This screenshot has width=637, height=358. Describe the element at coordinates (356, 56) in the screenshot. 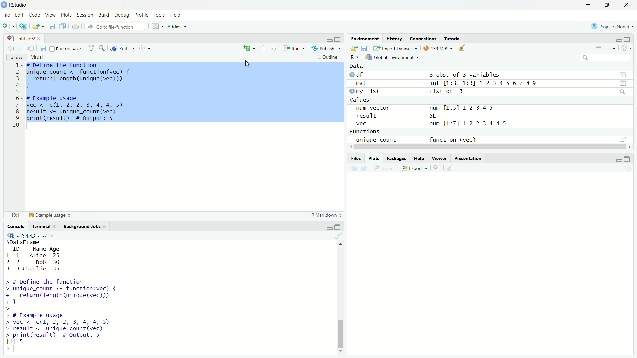

I see `R dropdown` at that location.